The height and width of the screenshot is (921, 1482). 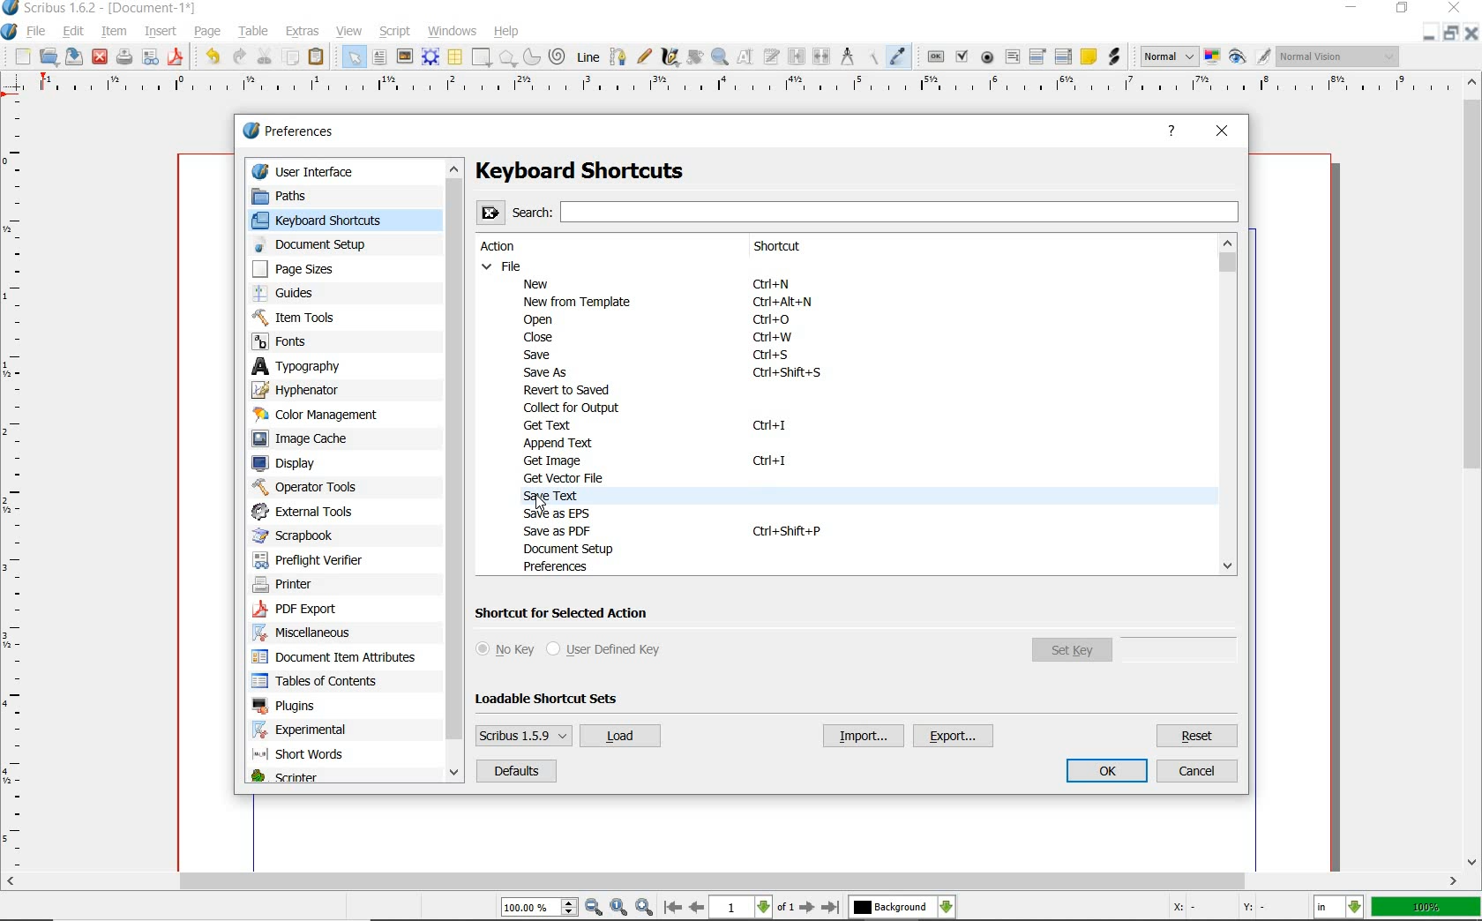 I want to click on revert to saved, so click(x=571, y=391).